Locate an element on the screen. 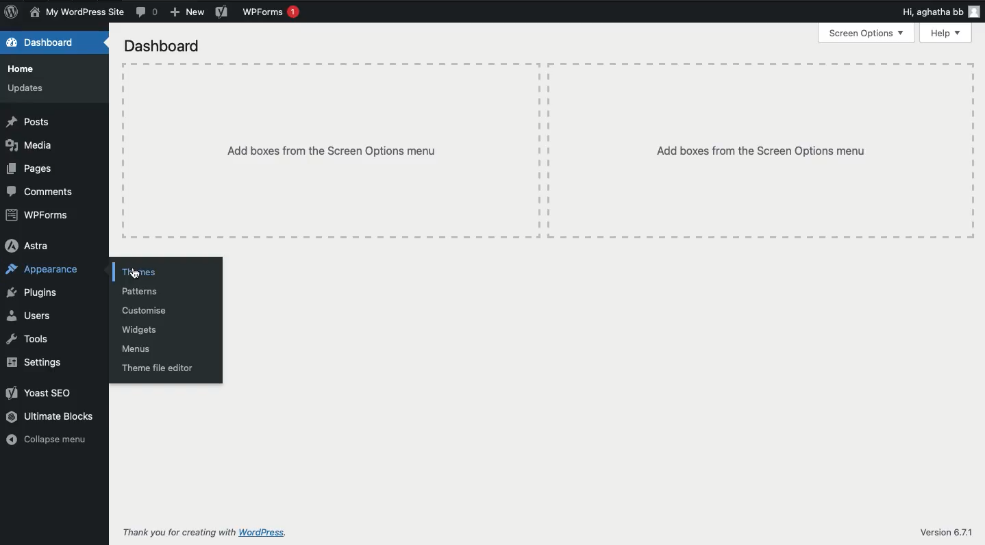 The image size is (985, 545). Users is located at coordinates (28, 316).